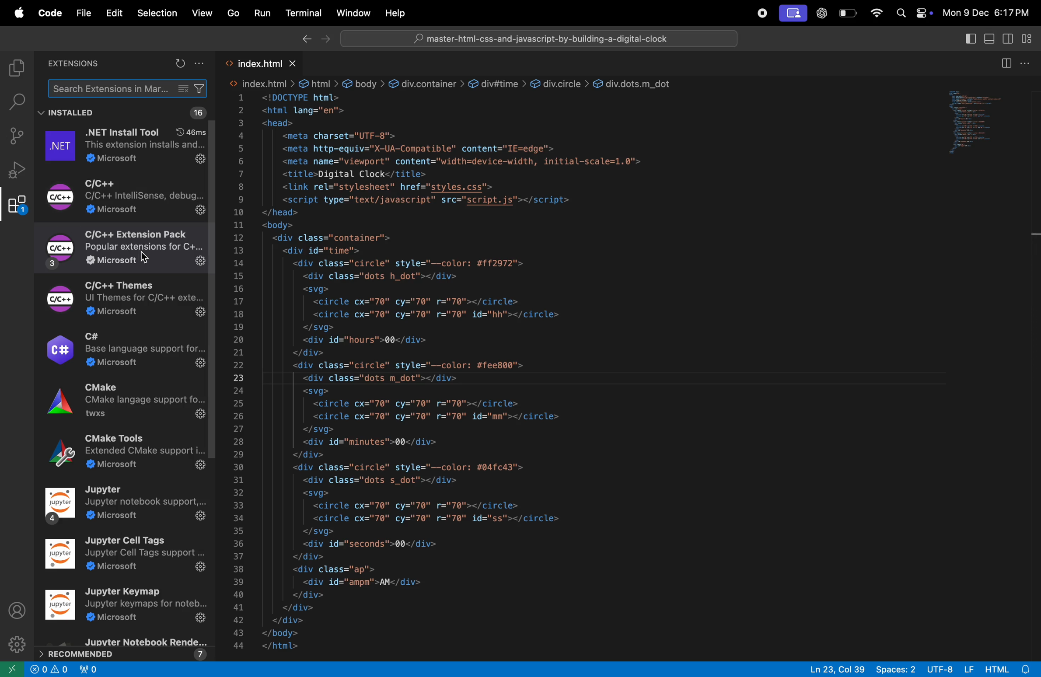 The height and width of the screenshot is (677, 1041). What do you see at coordinates (352, 12) in the screenshot?
I see `Window` at bounding box center [352, 12].